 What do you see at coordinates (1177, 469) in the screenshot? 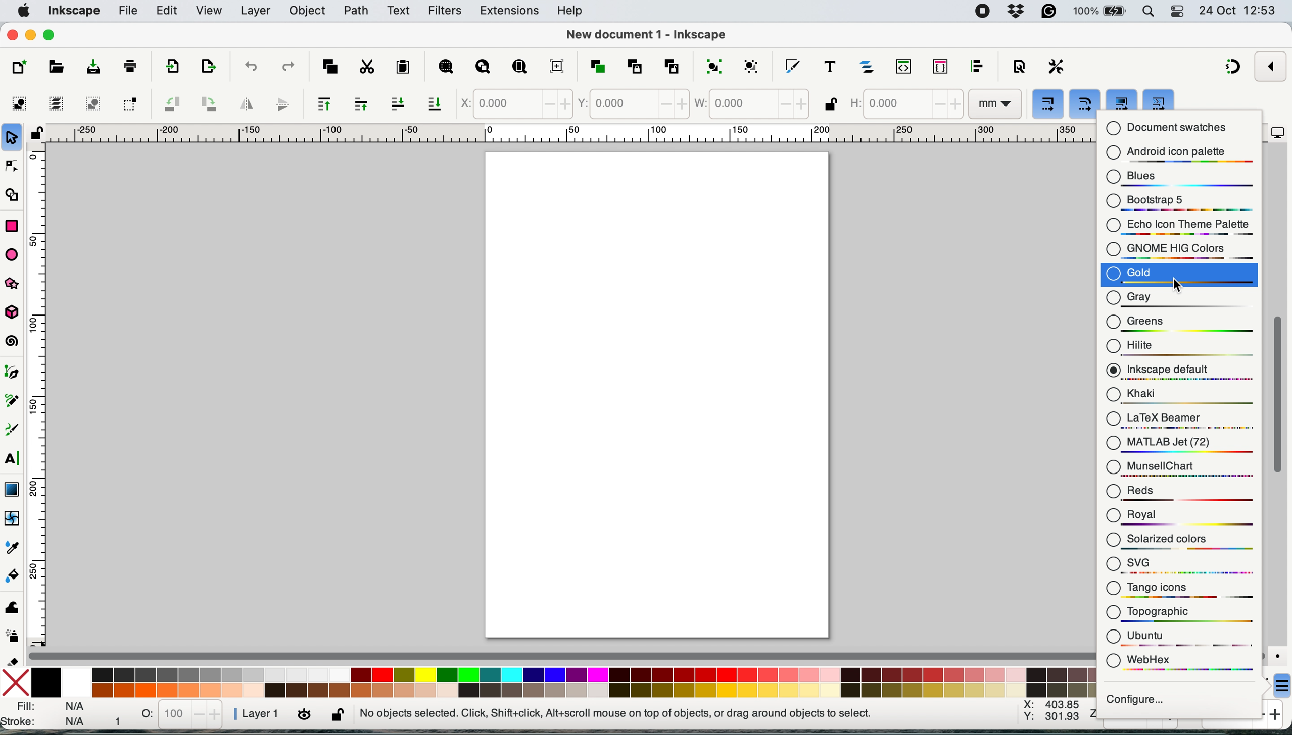
I see `munsell chart` at bounding box center [1177, 469].